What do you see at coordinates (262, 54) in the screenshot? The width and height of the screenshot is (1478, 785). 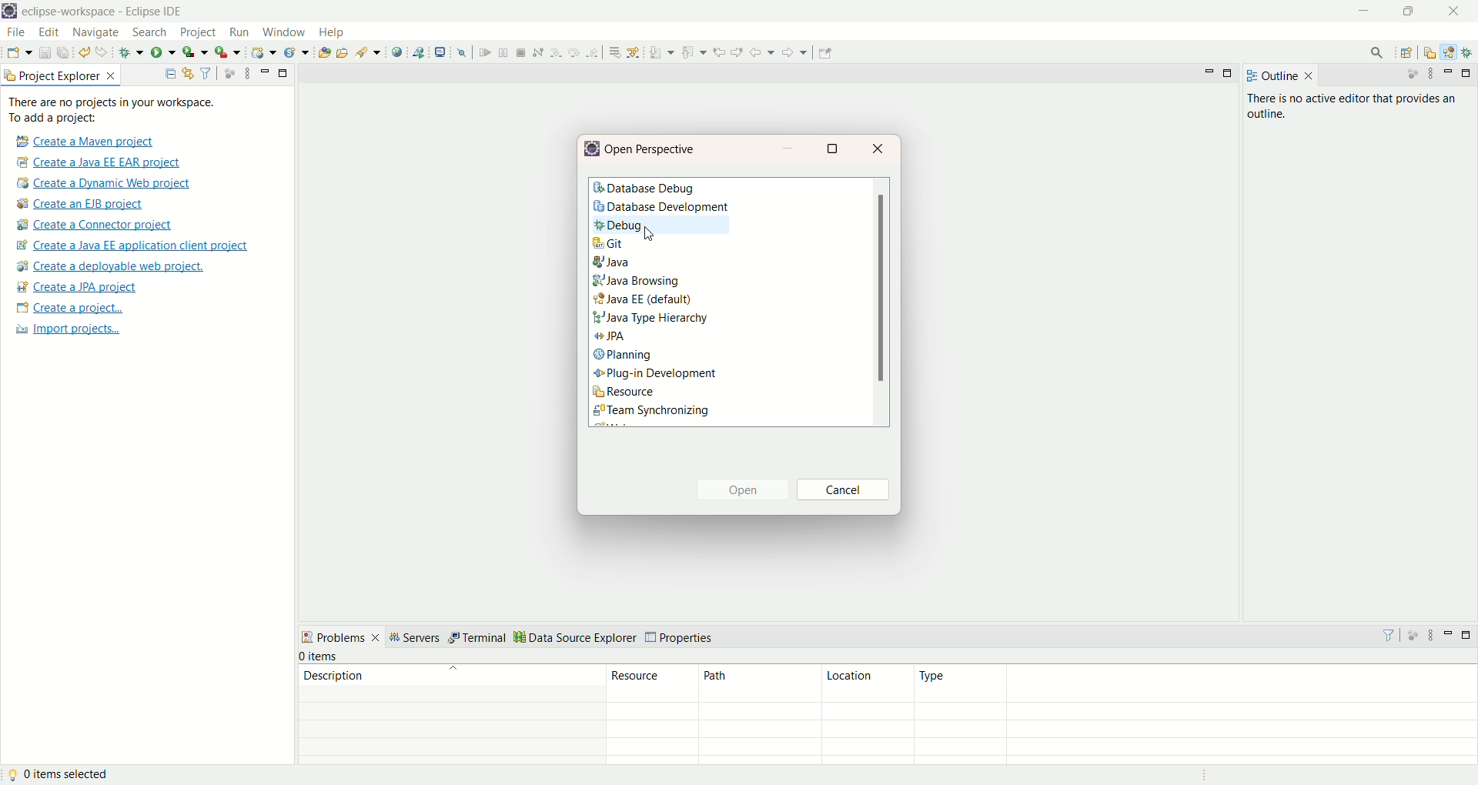 I see `create a dynamic web project` at bounding box center [262, 54].